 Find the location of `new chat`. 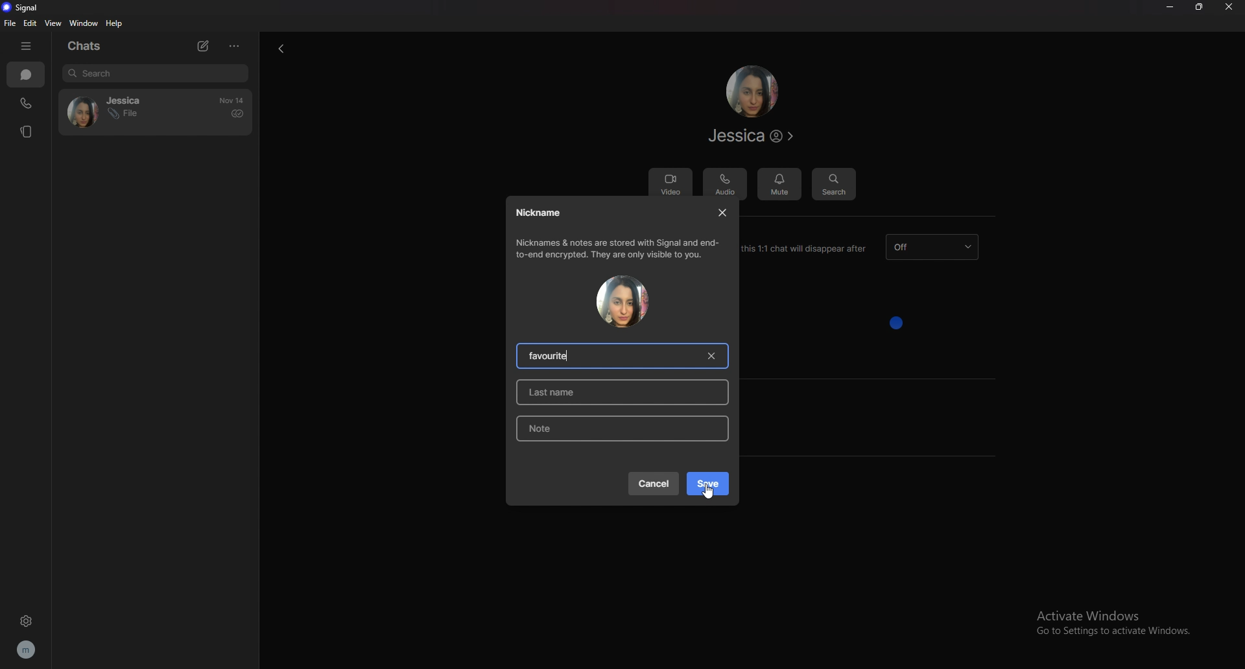

new chat is located at coordinates (202, 45).